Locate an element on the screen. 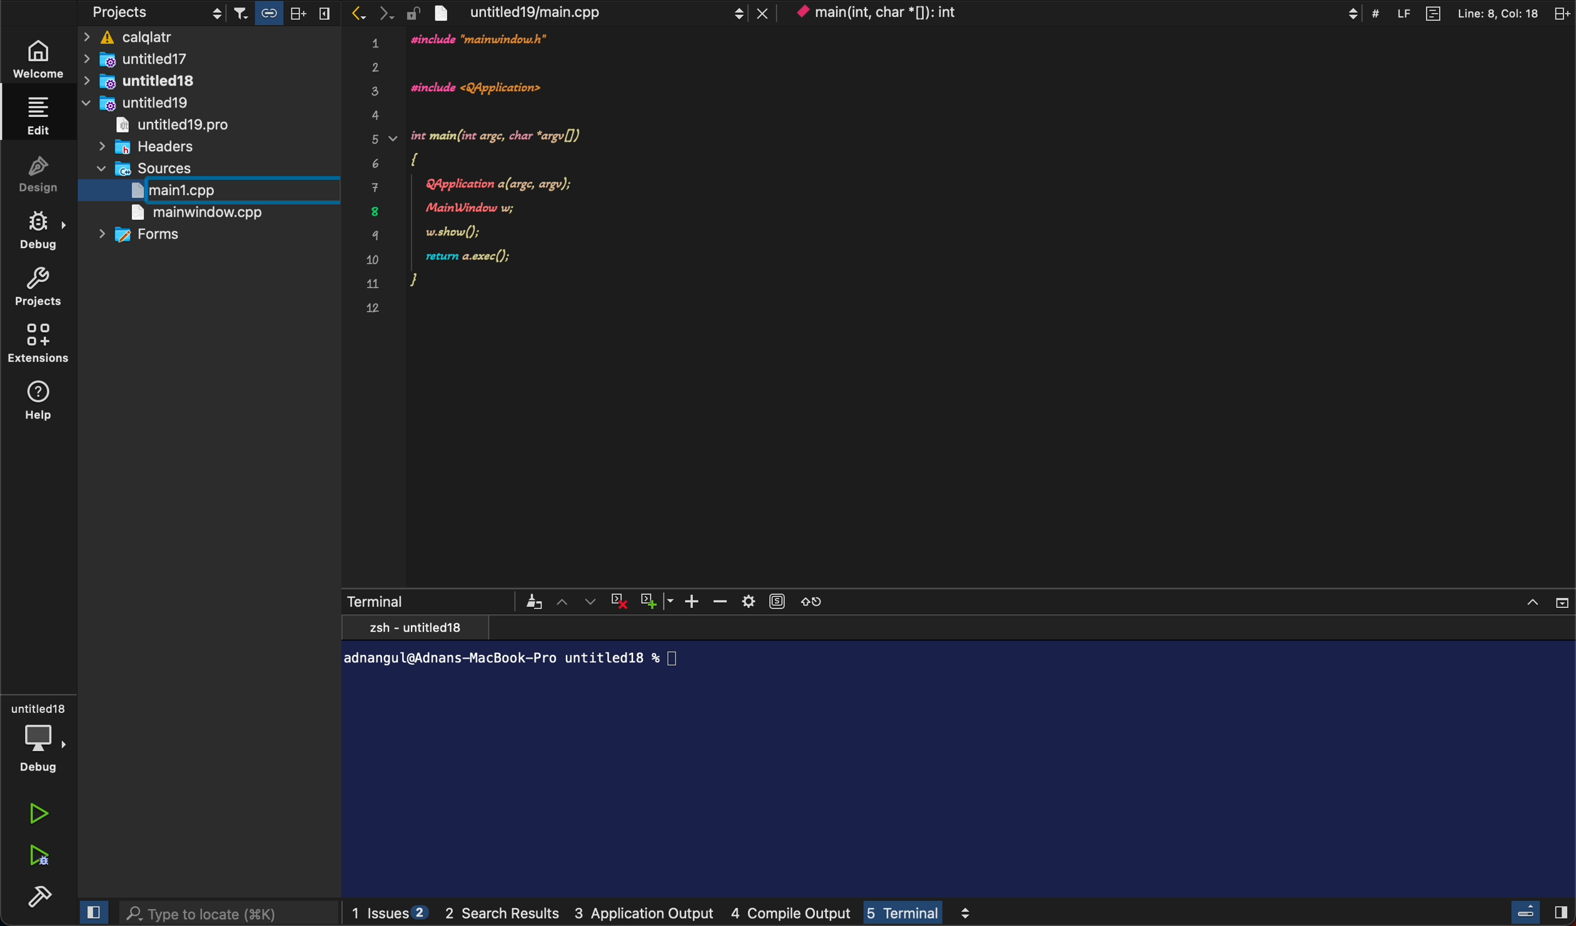 The image size is (1576, 926). Down is located at coordinates (593, 600).